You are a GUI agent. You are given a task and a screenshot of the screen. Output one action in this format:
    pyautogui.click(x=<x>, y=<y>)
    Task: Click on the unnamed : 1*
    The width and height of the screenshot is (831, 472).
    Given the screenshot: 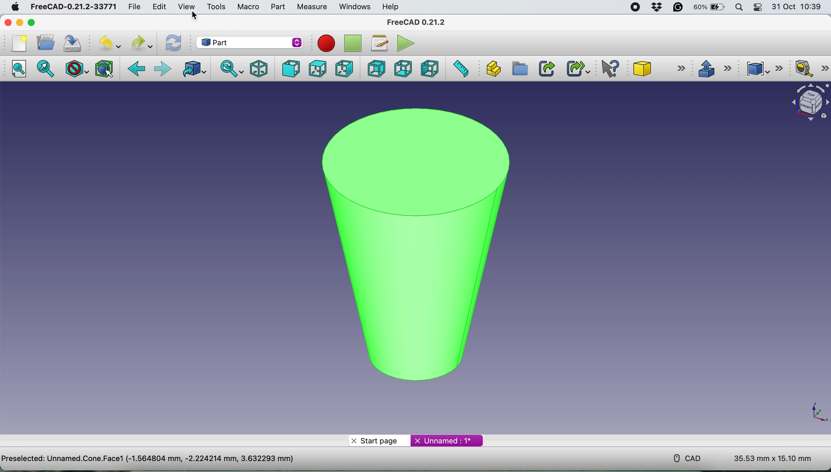 What is the action you would take?
    pyautogui.click(x=447, y=439)
    